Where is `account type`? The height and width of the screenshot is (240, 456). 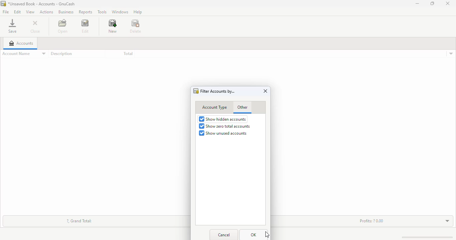 account type is located at coordinates (214, 107).